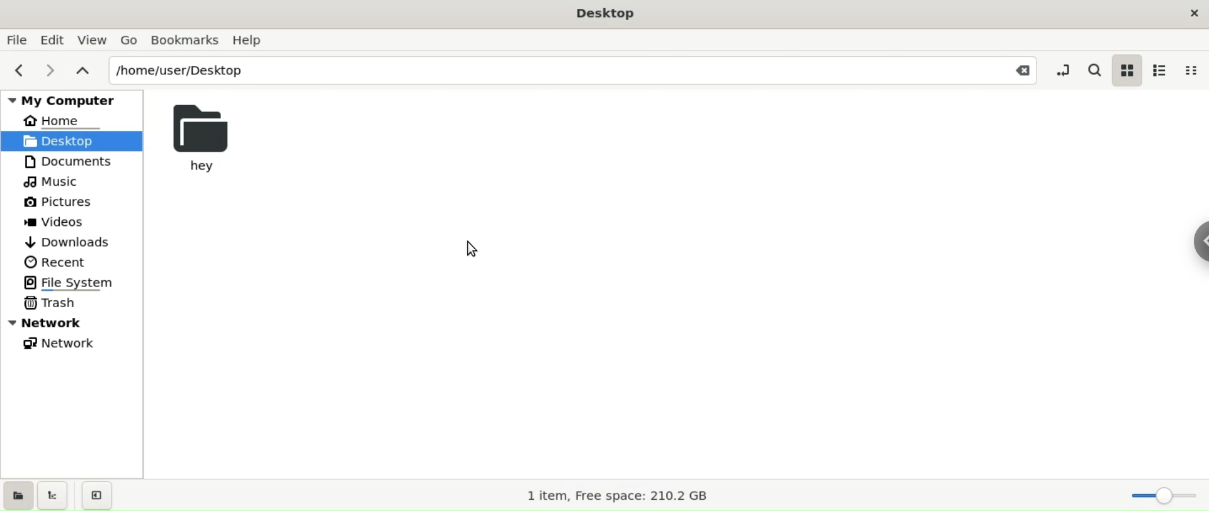  What do you see at coordinates (66, 121) in the screenshot?
I see `HOME ` at bounding box center [66, 121].